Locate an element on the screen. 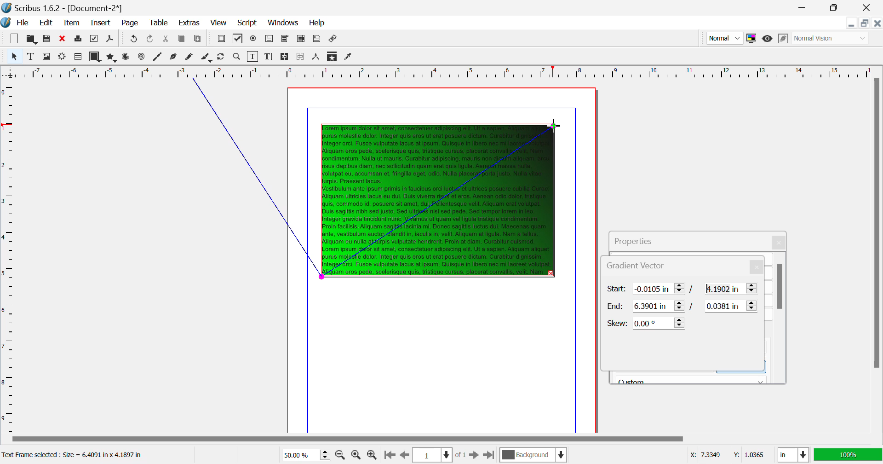 This screenshot has height=464, width=883. Page is located at coordinates (129, 23).